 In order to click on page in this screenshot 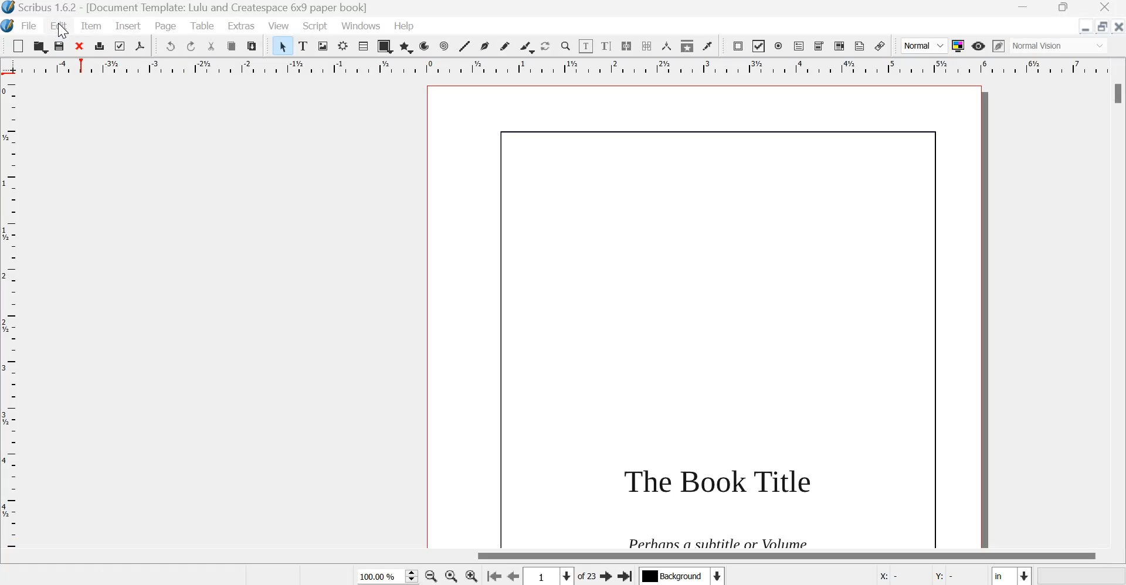, I will do `click(704, 317)`.